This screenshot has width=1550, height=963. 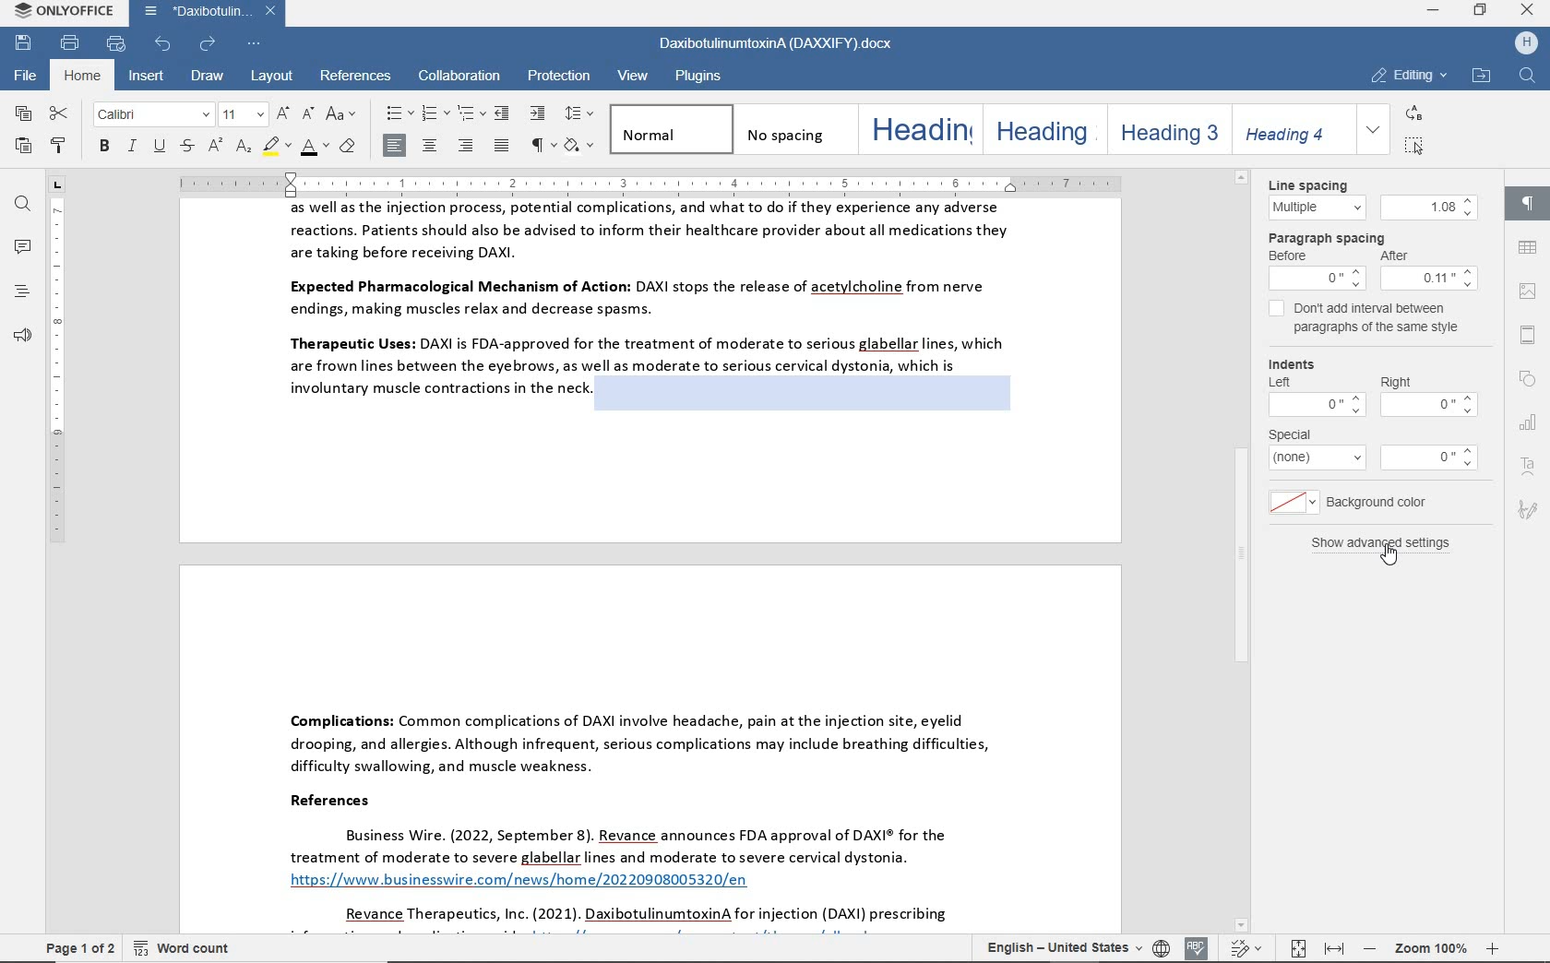 I want to click on collaboration, so click(x=458, y=77).